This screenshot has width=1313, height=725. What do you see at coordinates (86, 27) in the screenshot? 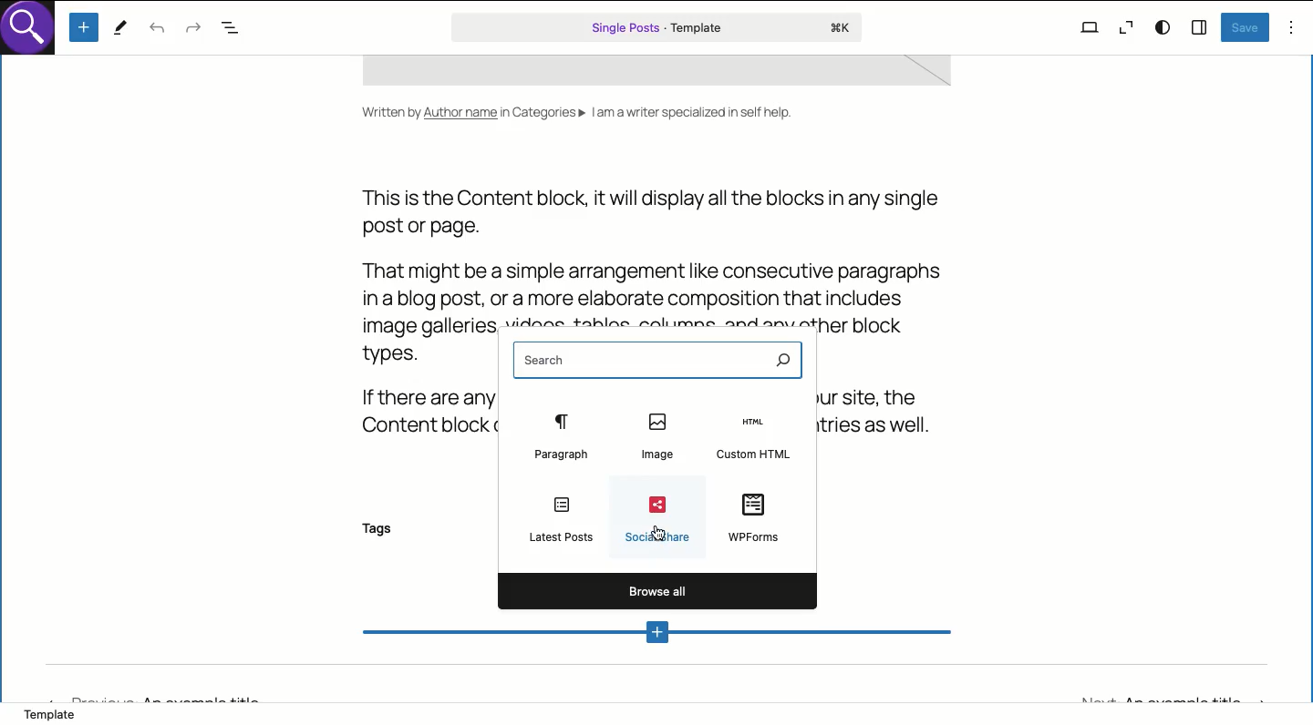
I see `Add new block` at bounding box center [86, 27].